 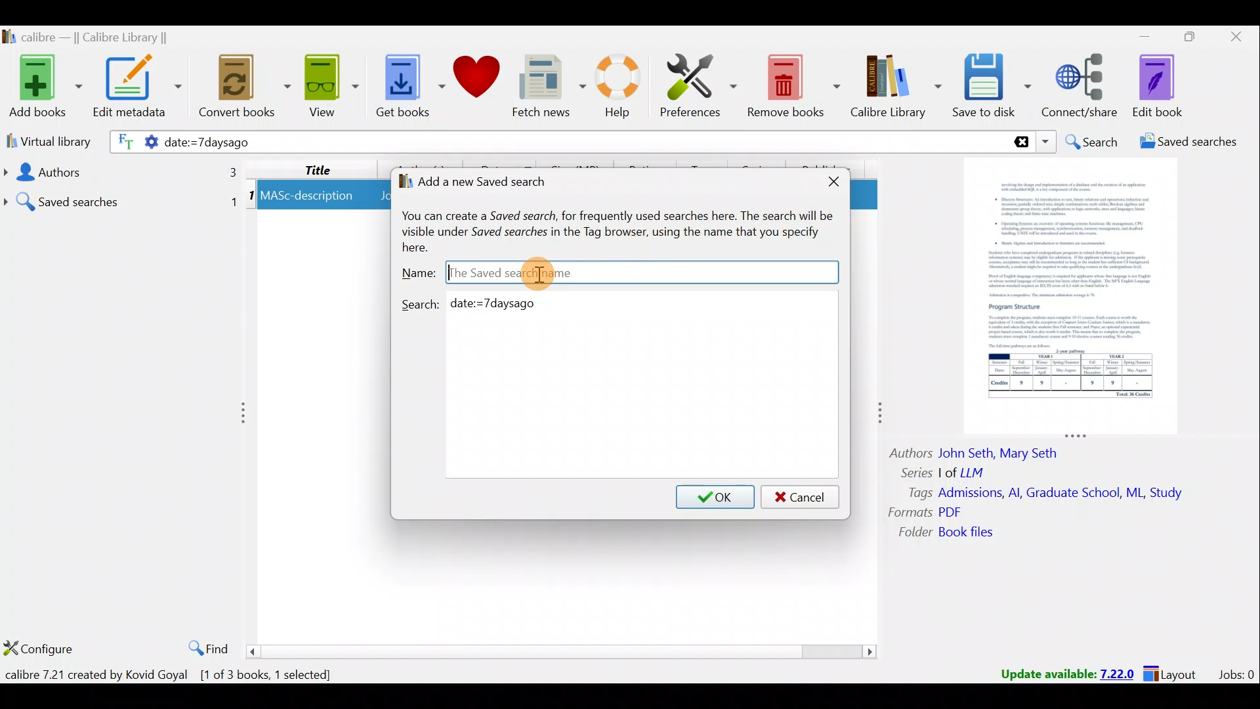 What do you see at coordinates (1083, 87) in the screenshot?
I see `Connect/share` at bounding box center [1083, 87].